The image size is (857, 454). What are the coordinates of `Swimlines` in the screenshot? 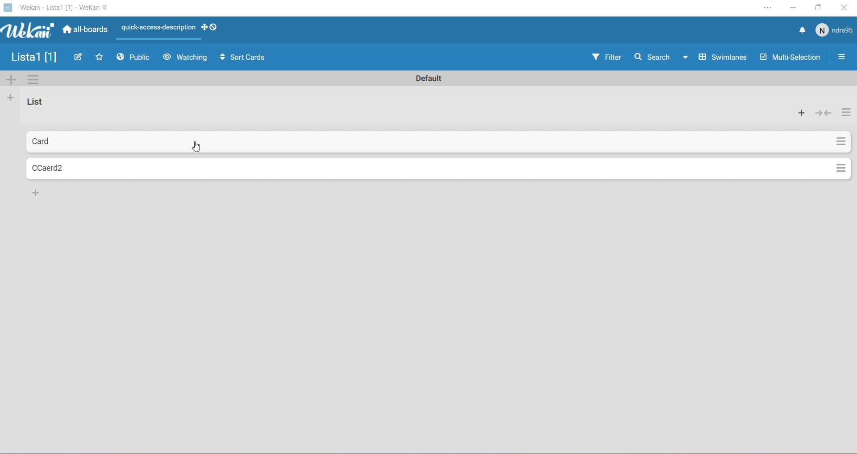 It's located at (717, 58).